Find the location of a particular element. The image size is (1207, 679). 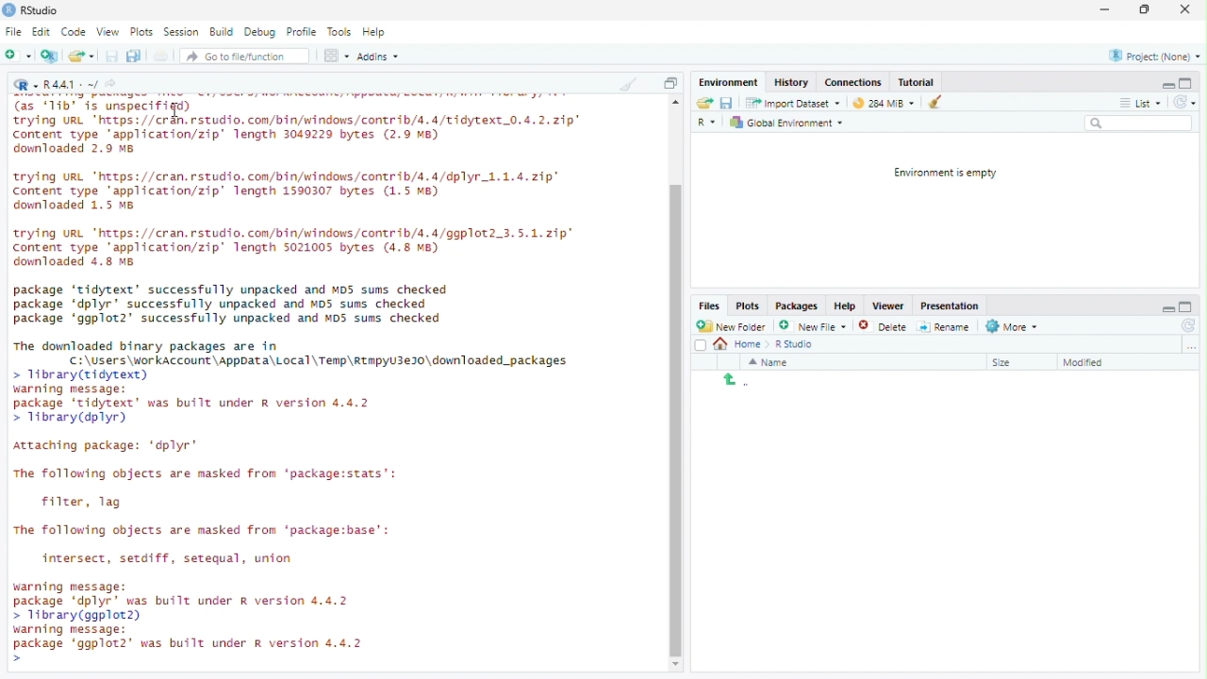

R Studio is located at coordinates (796, 345).